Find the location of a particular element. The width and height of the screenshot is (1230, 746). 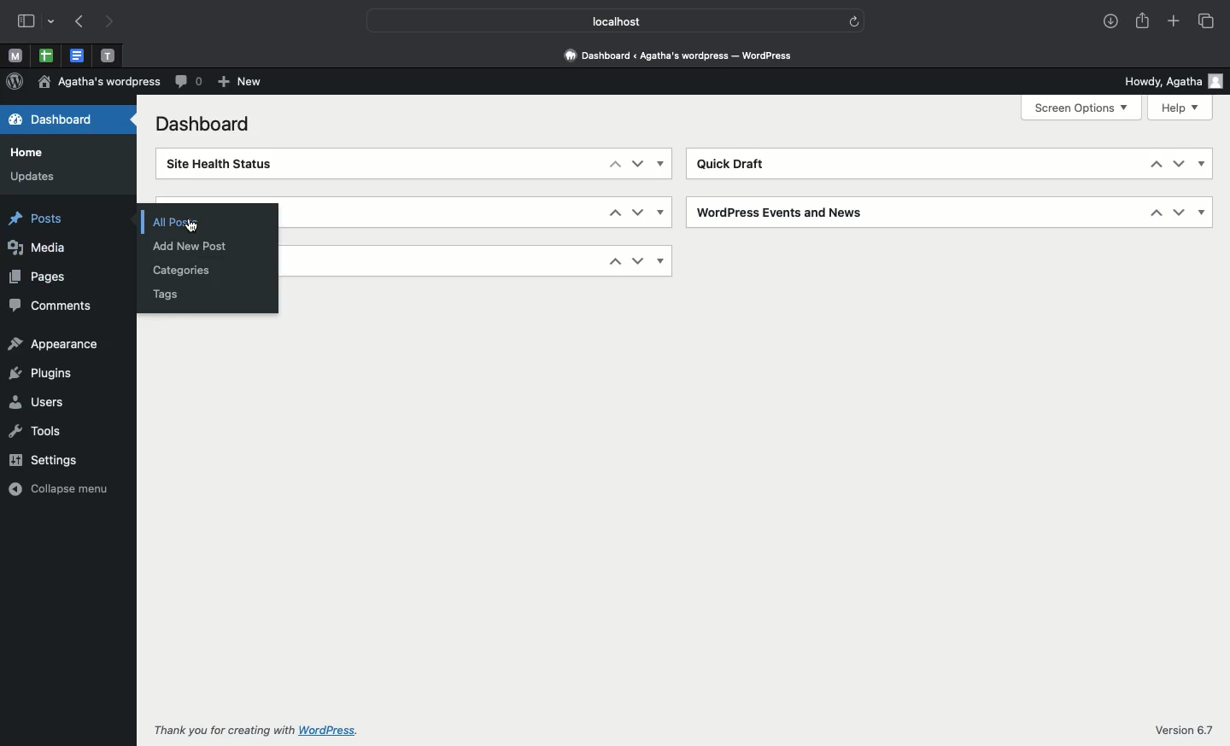

Comments is located at coordinates (58, 306).